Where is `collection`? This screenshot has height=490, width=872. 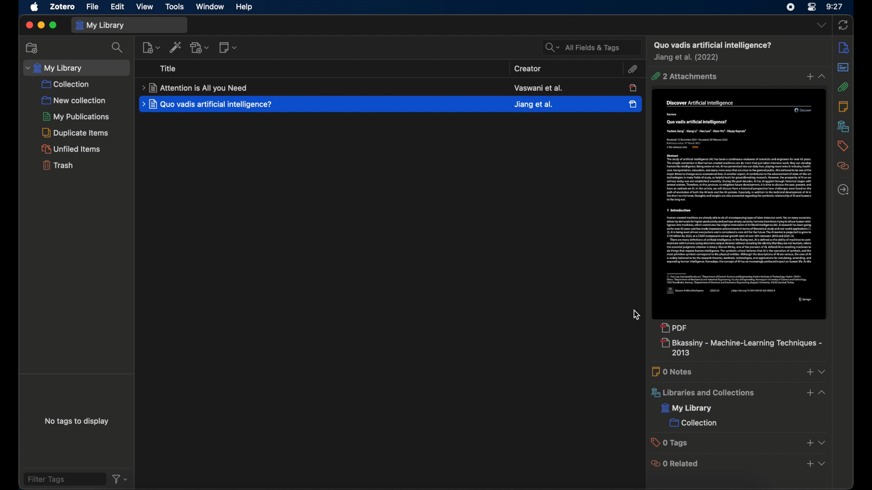
collection is located at coordinates (67, 84).